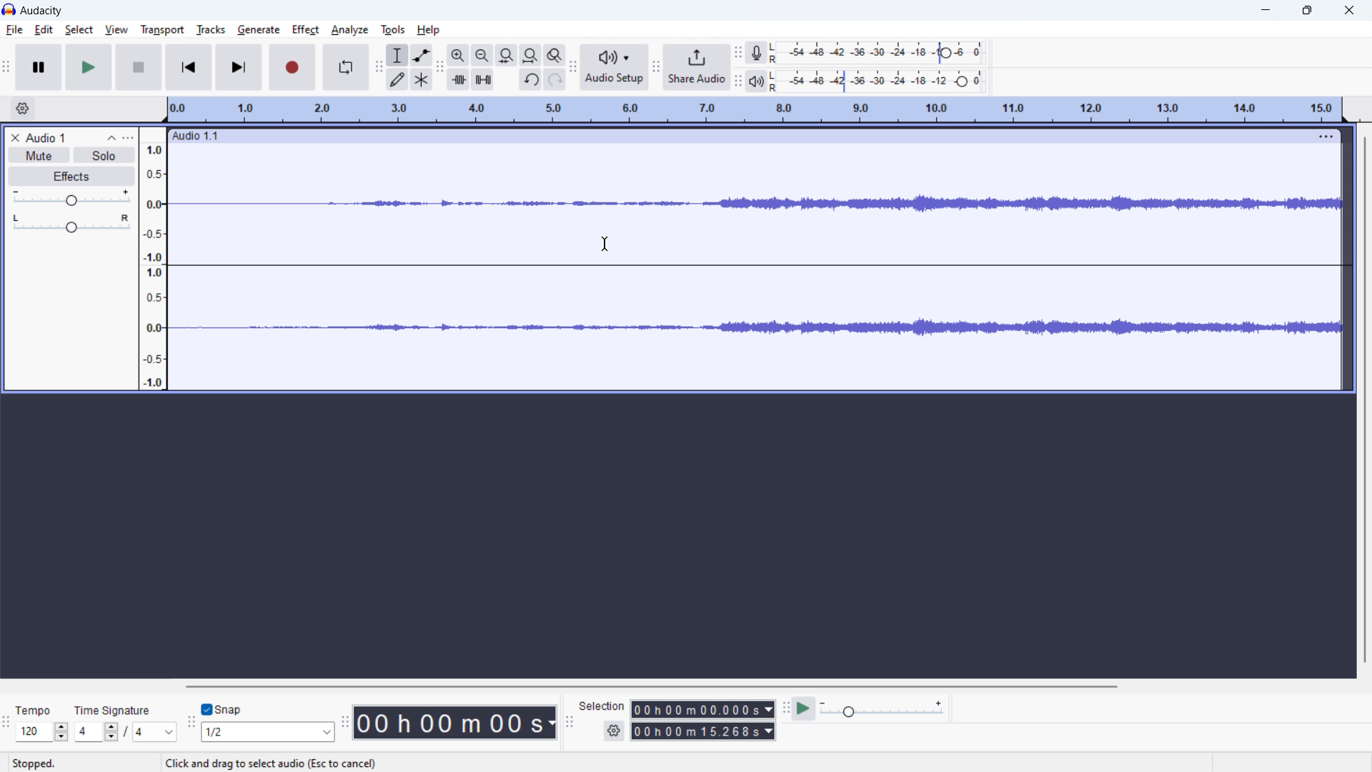  Describe the element at coordinates (191, 721) in the screenshot. I see `snapping toolbar` at that location.